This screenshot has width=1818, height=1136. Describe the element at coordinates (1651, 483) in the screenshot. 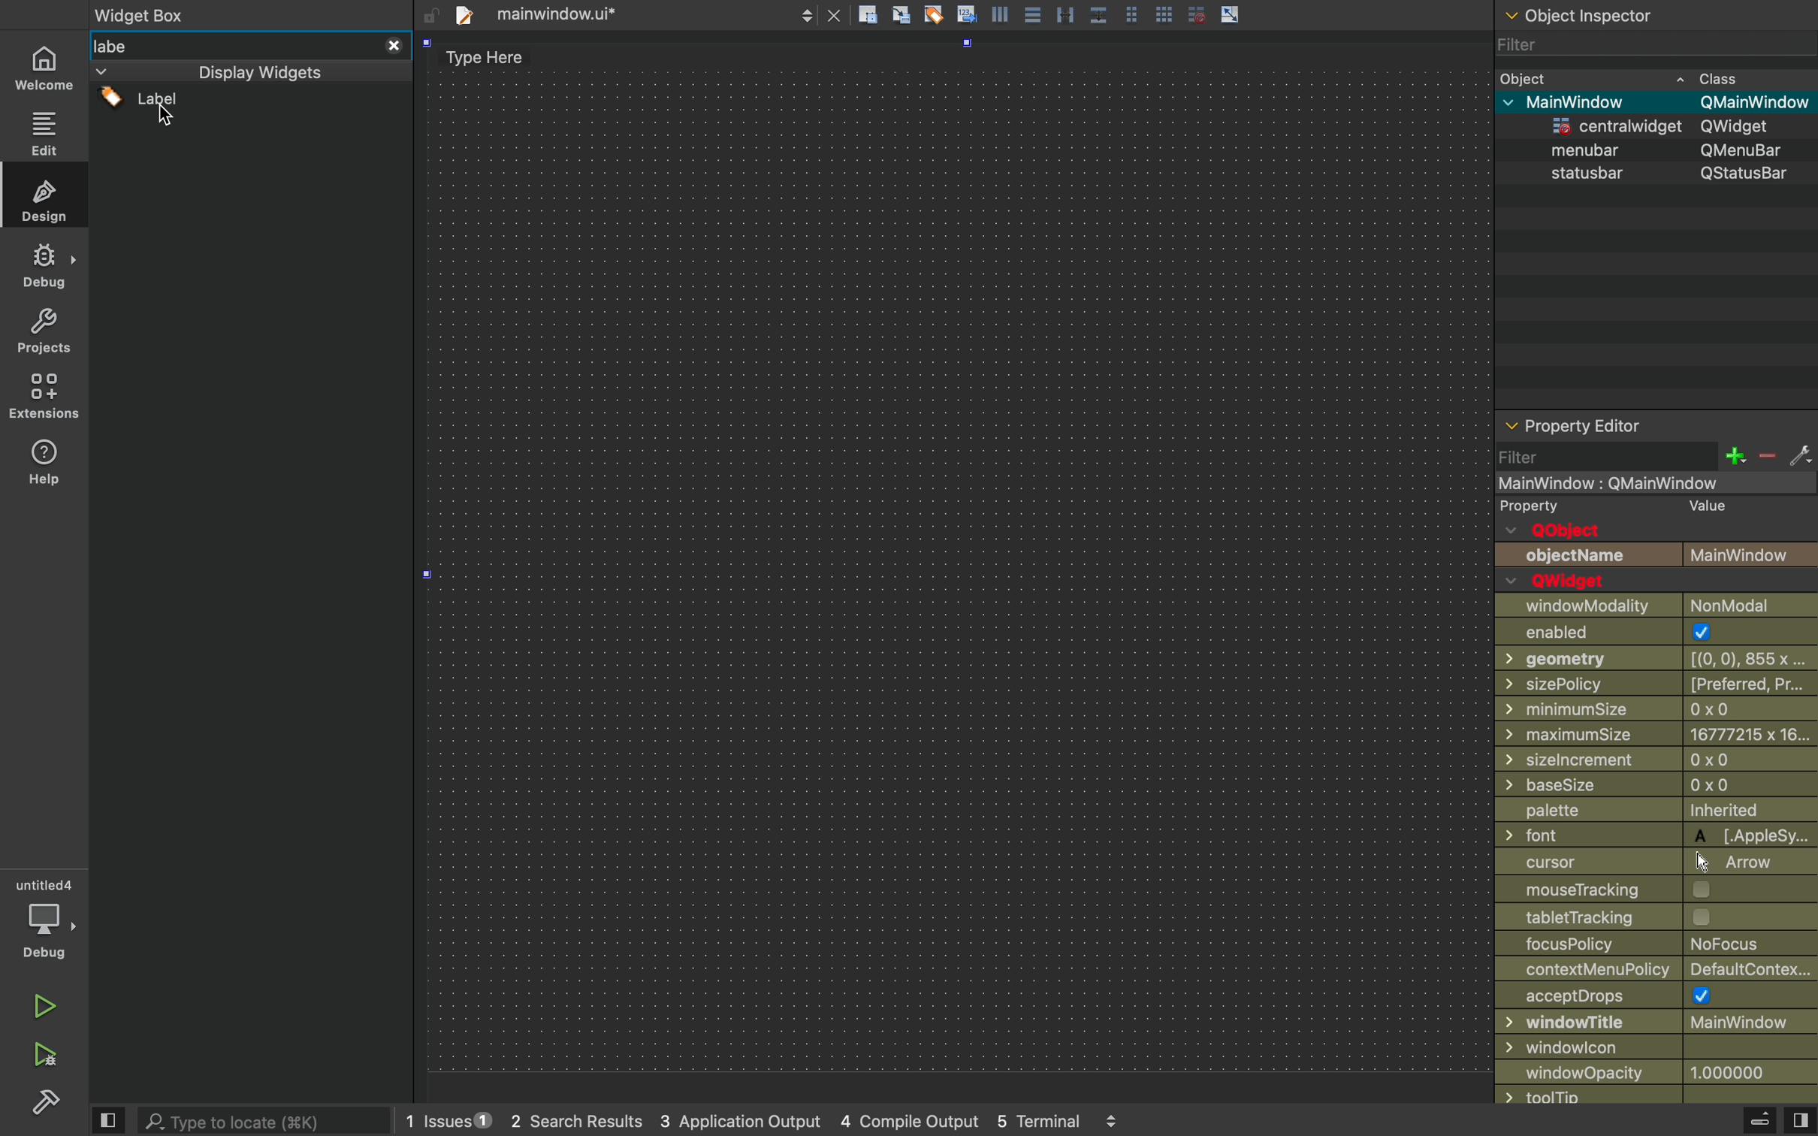

I see `` at that location.